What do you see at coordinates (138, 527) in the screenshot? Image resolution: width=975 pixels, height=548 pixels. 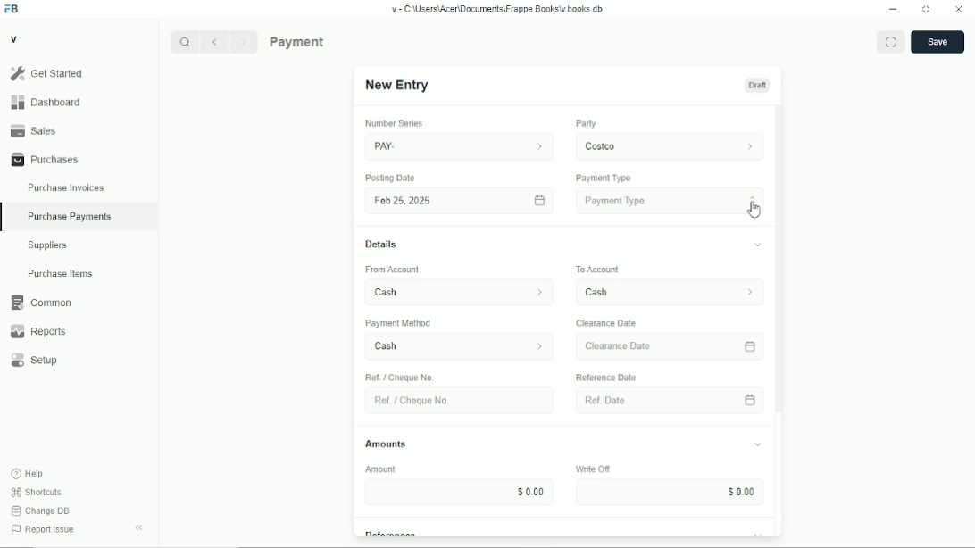 I see `Collapse` at bounding box center [138, 527].